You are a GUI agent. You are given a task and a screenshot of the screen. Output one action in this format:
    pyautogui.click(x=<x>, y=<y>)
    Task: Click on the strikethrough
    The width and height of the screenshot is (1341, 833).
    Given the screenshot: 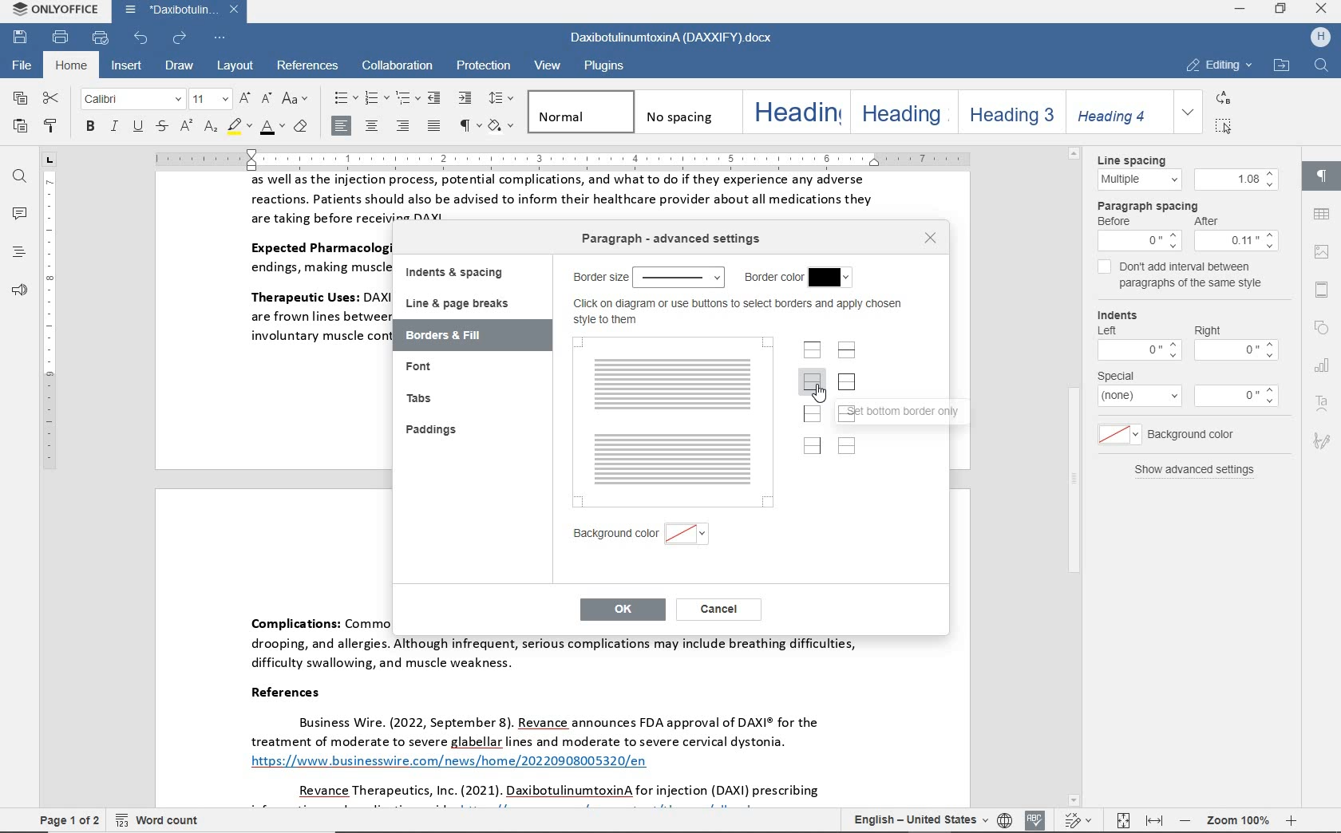 What is the action you would take?
    pyautogui.click(x=160, y=128)
    